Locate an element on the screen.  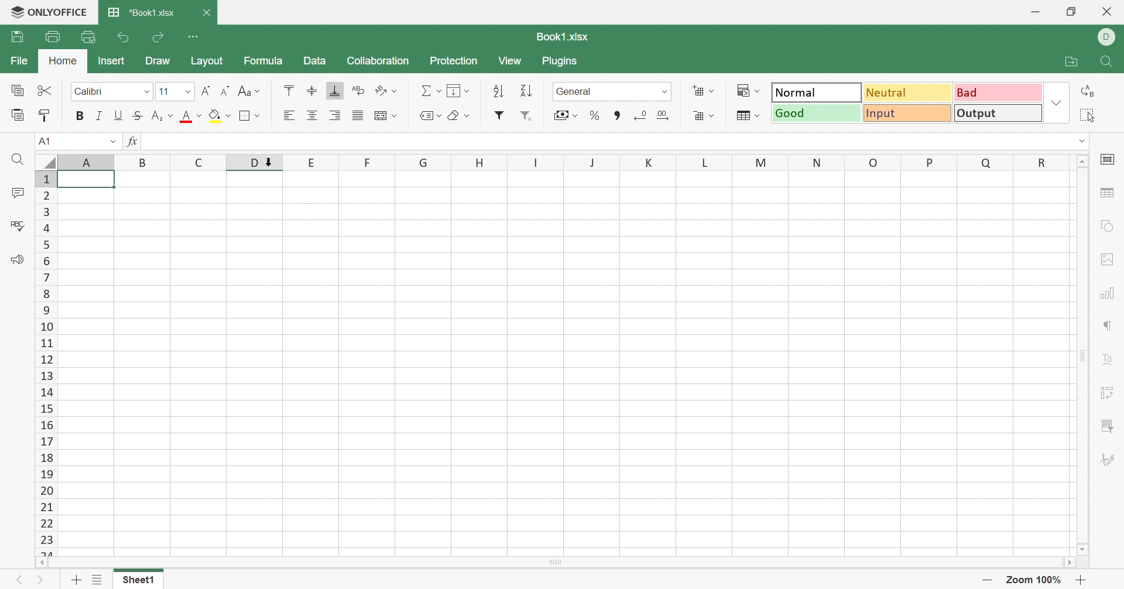
Summation is located at coordinates (425, 90).